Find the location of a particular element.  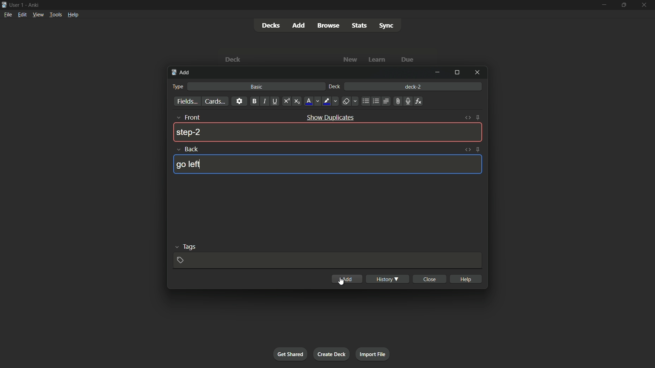

maximize is located at coordinates (623, 5).